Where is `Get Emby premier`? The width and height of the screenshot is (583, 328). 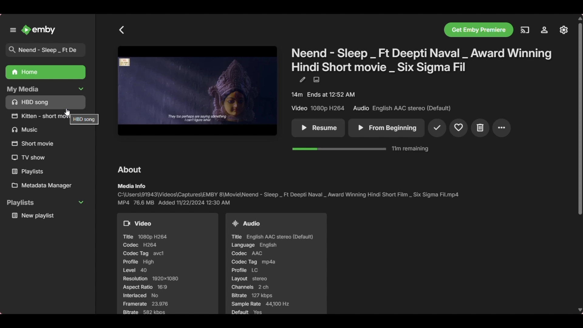
Get Emby premier is located at coordinates (479, 30).